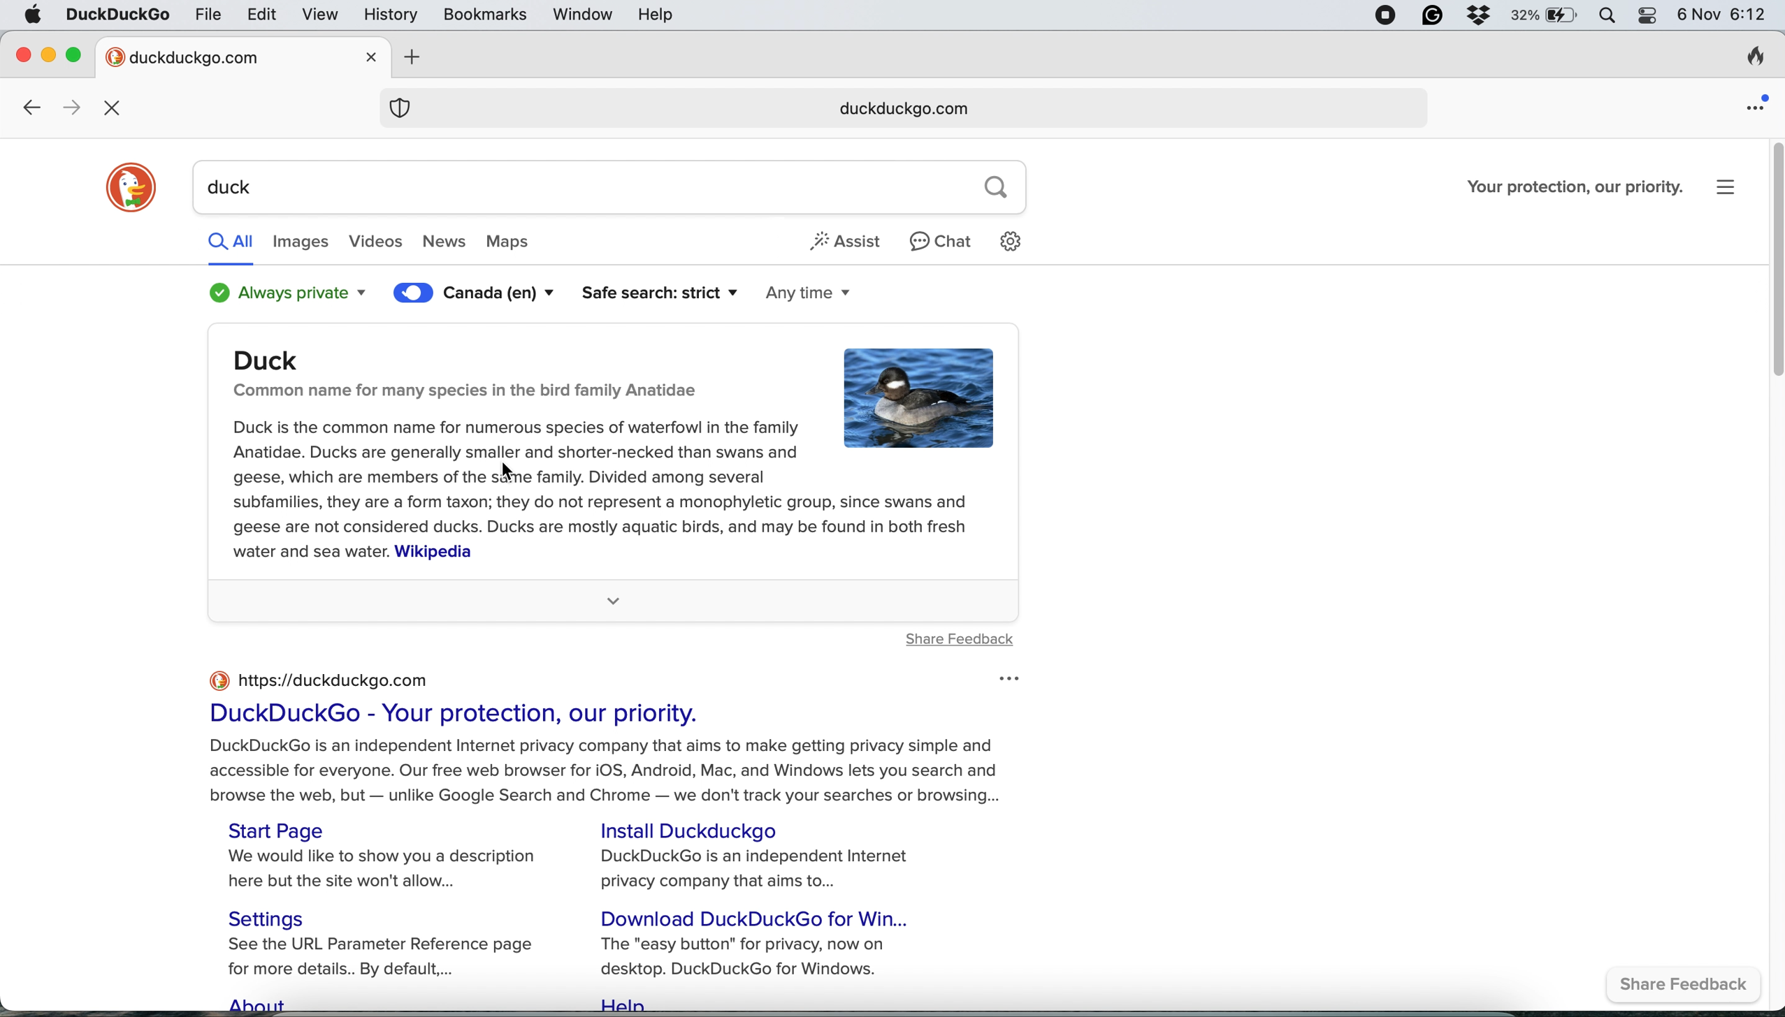 The height and width of the screenshot is (1017, 1785). I want to click on close, so click(24, 52).